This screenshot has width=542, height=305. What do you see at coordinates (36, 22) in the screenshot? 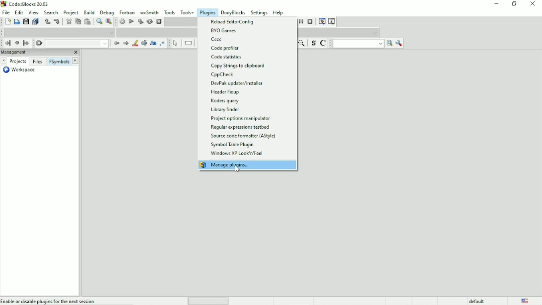
I see `Save everything` at bounding box center [36, 22].